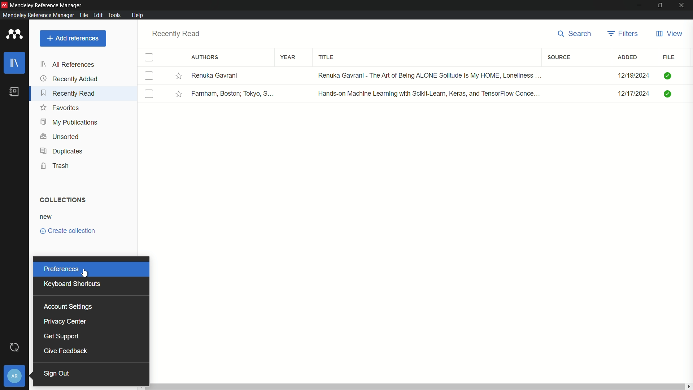 This screenshot has height=390, width=693. Describe the element at coordinates (149, 58) in the screenshot. I see `check box` at that location.